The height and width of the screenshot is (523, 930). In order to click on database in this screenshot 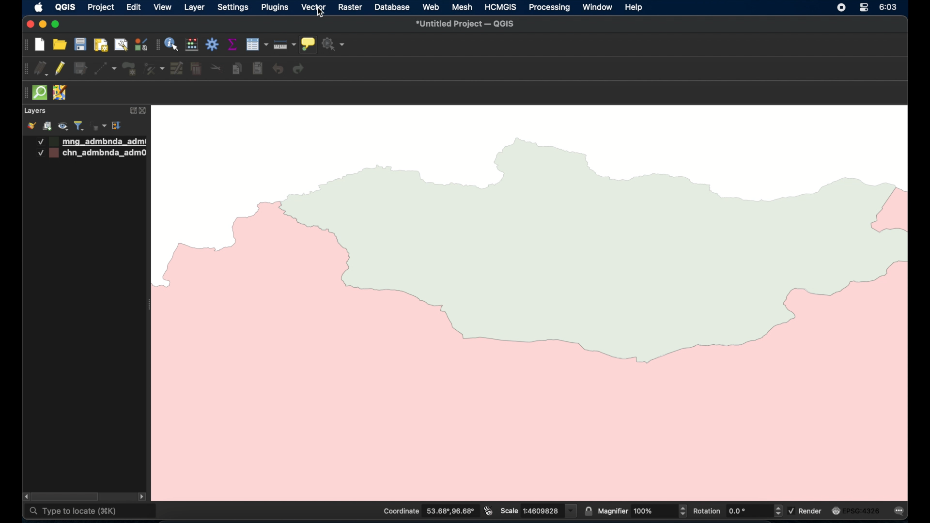, I will do `click(391, 8)`.